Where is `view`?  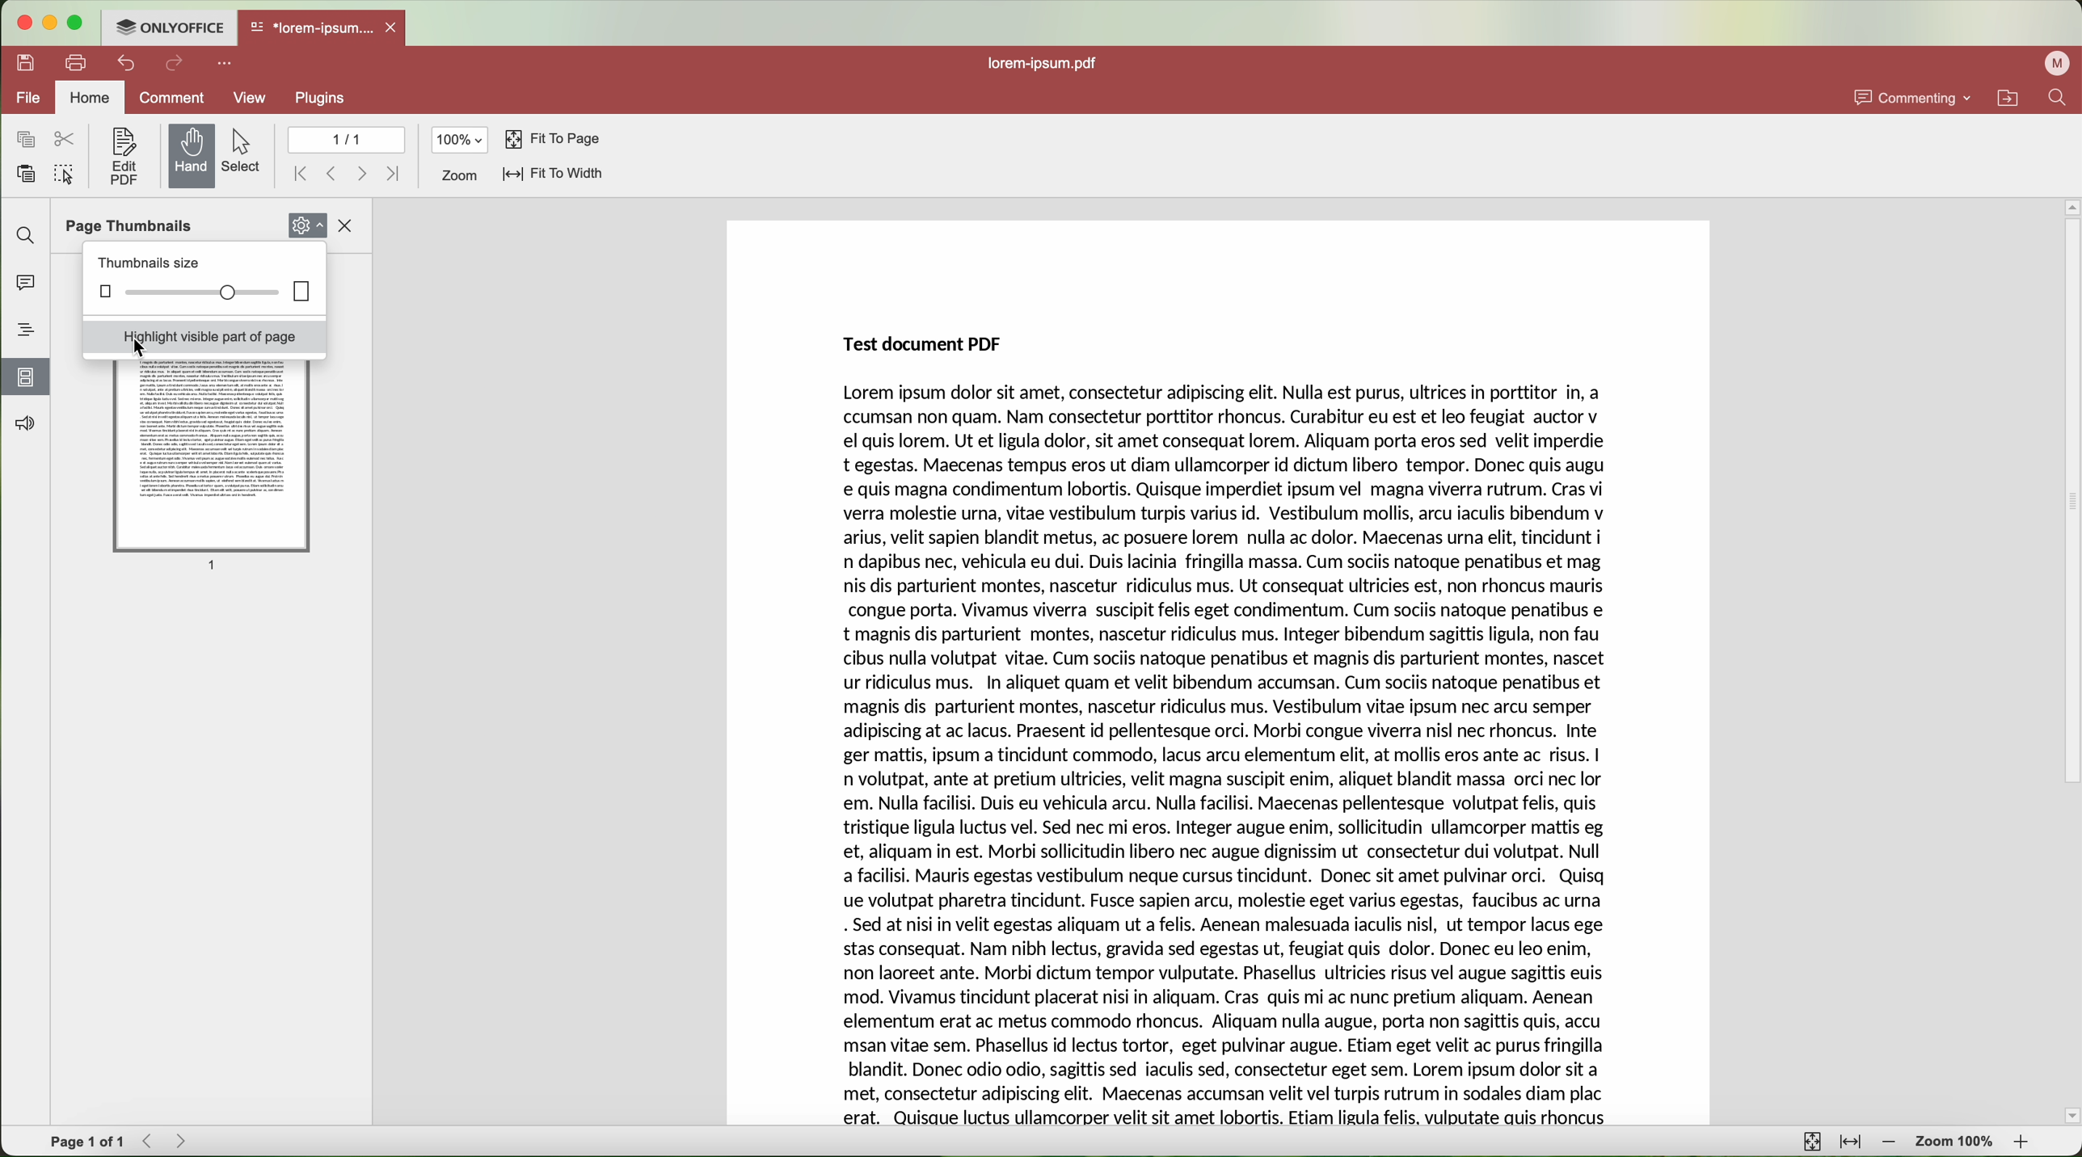
view is located at coordinates (251, 97).